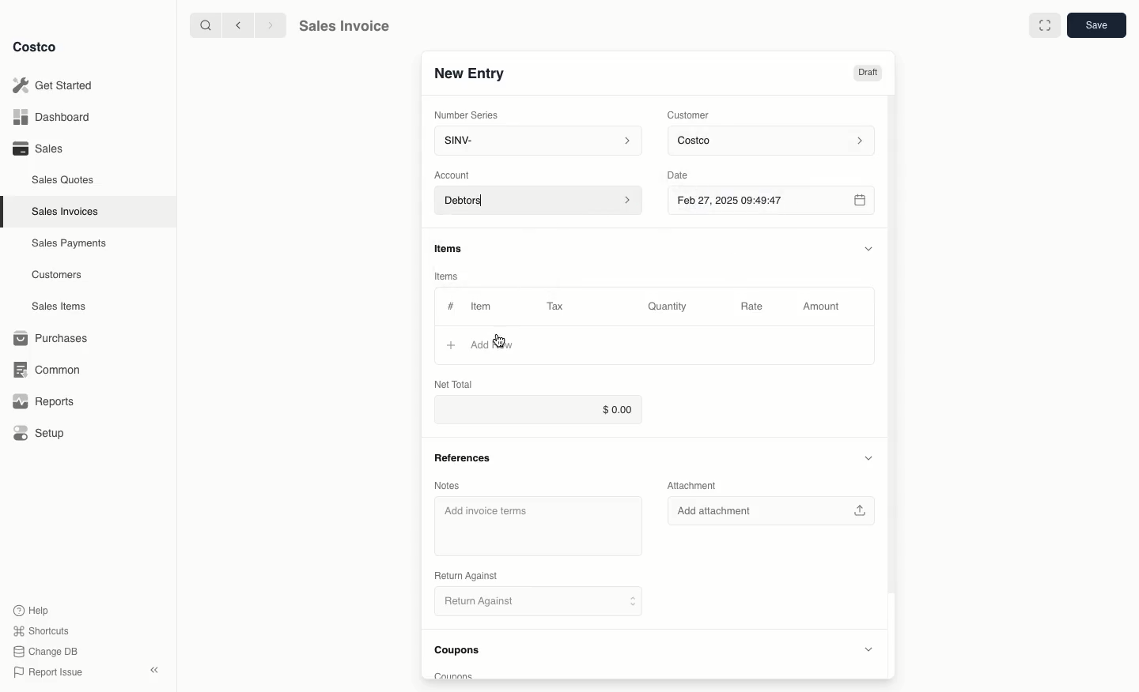 Image resolution: width=1139 pixels, height=692 pixels. I want to click on Get Started, so click(55, 85).